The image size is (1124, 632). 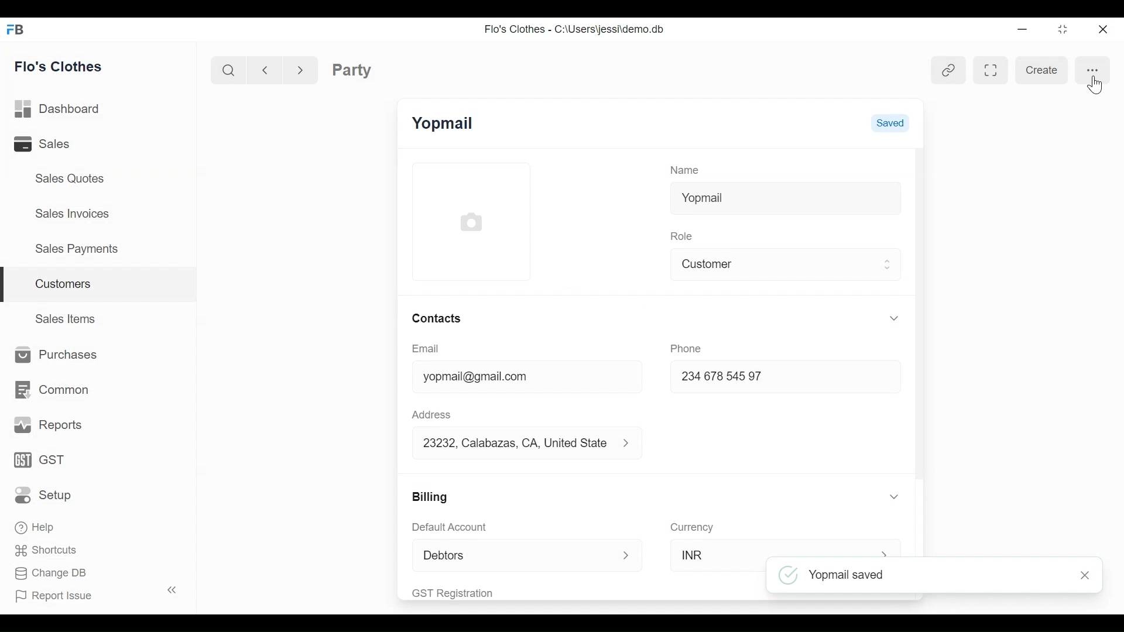 I want to click on more, so click(x=1092, y=70).